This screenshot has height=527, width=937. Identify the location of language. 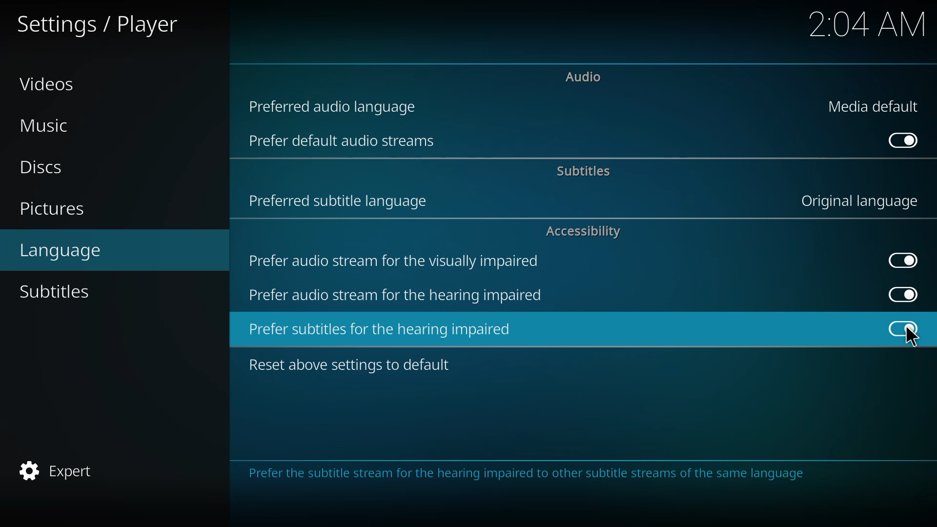
(62, 250).